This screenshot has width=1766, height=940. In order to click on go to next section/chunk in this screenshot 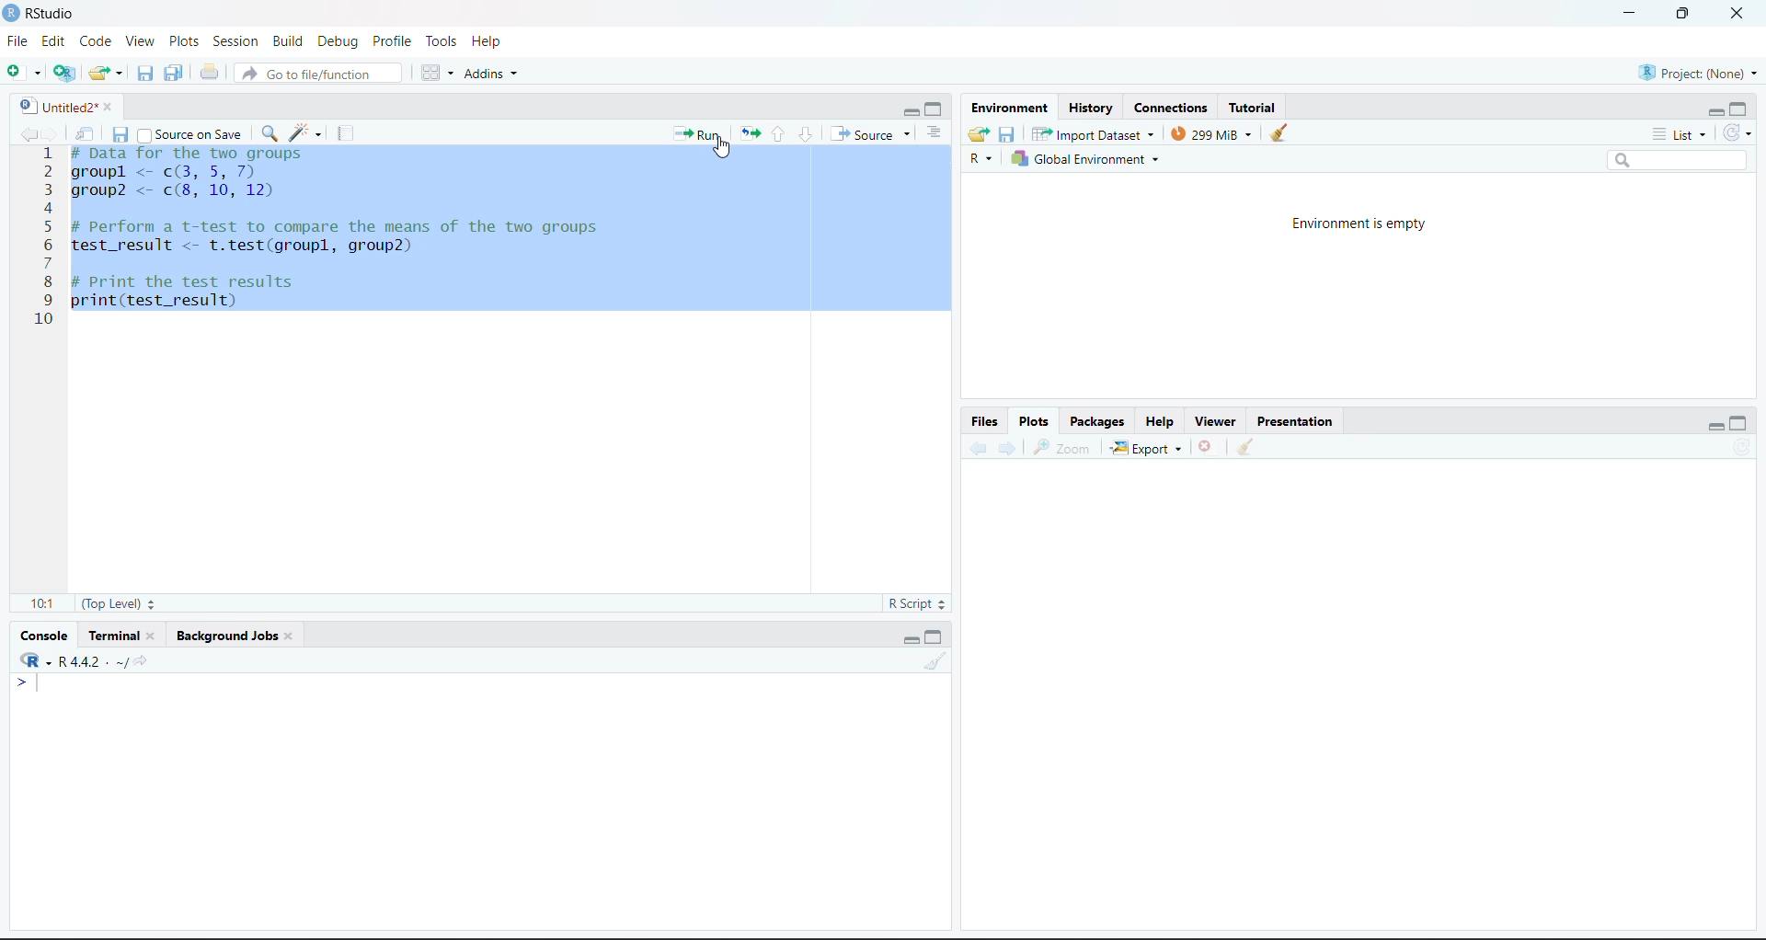, I will do `click(807, 135)`.